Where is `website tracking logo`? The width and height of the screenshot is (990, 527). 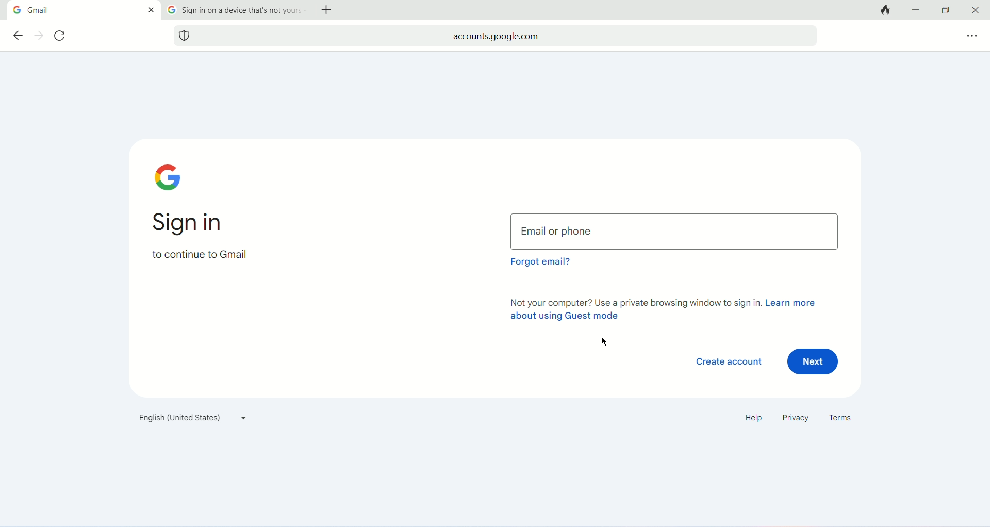
website tracking logo is located at coordinates (185, 35).